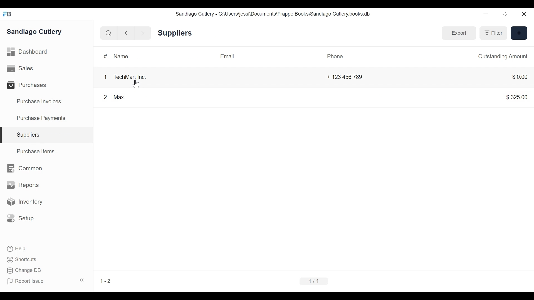 The width and height of the screenshot is (534, 300). Describe the element at coordinates (107, 277) in the screenshot. I see `1-2` at that location.